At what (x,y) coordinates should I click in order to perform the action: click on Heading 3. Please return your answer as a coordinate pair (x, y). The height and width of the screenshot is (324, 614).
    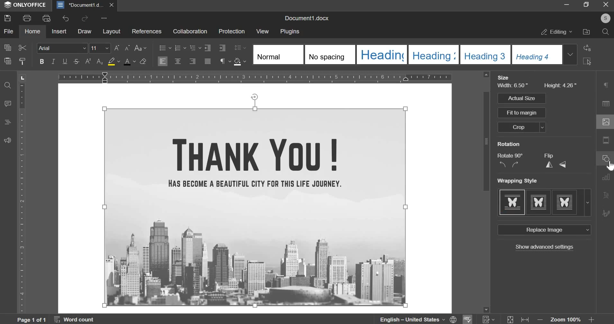
    Looking at the image, I should click on (433, 55).